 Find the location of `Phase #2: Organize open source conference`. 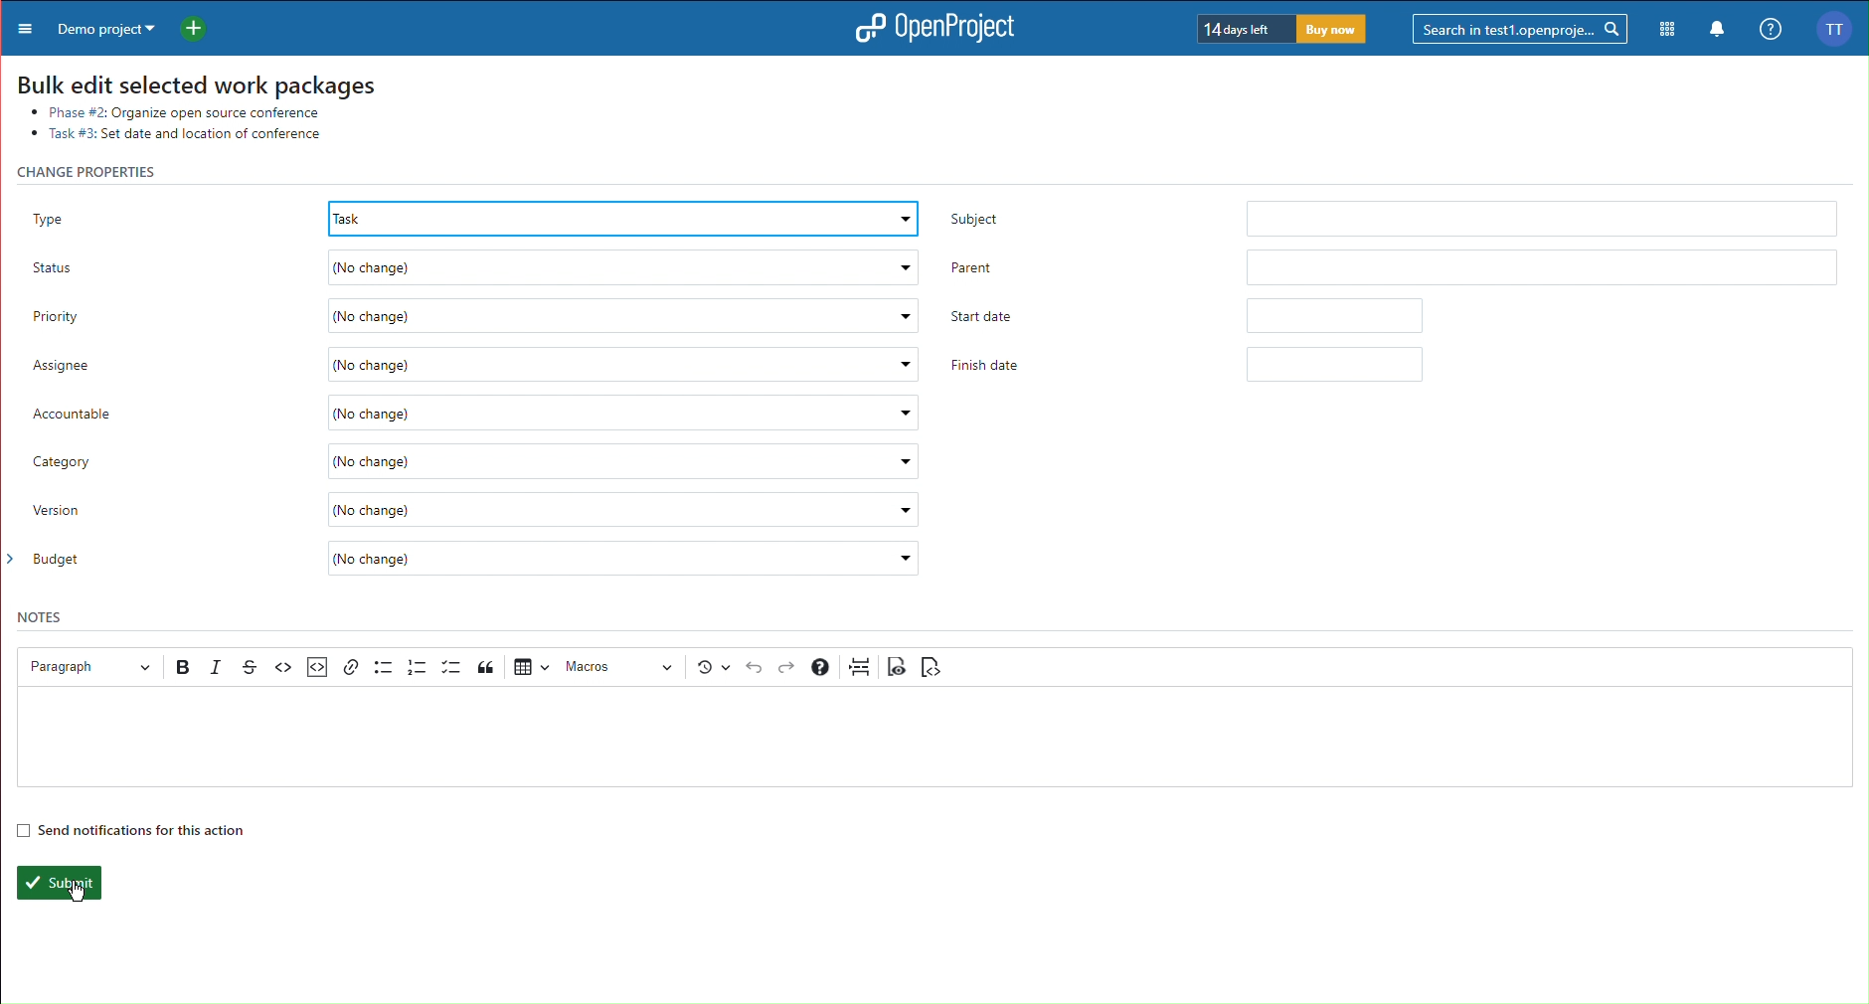

Phase #2: Organize open source conference is located at coordinates (167, 110).